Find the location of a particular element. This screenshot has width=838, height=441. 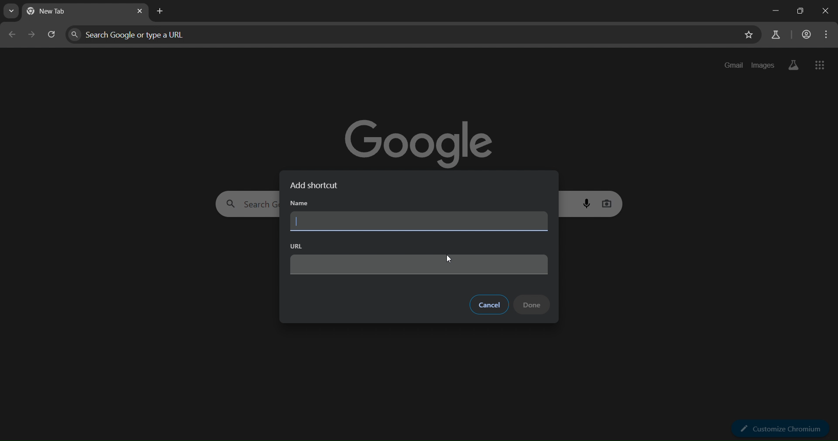

cancel is located at coordinates (489, 304).